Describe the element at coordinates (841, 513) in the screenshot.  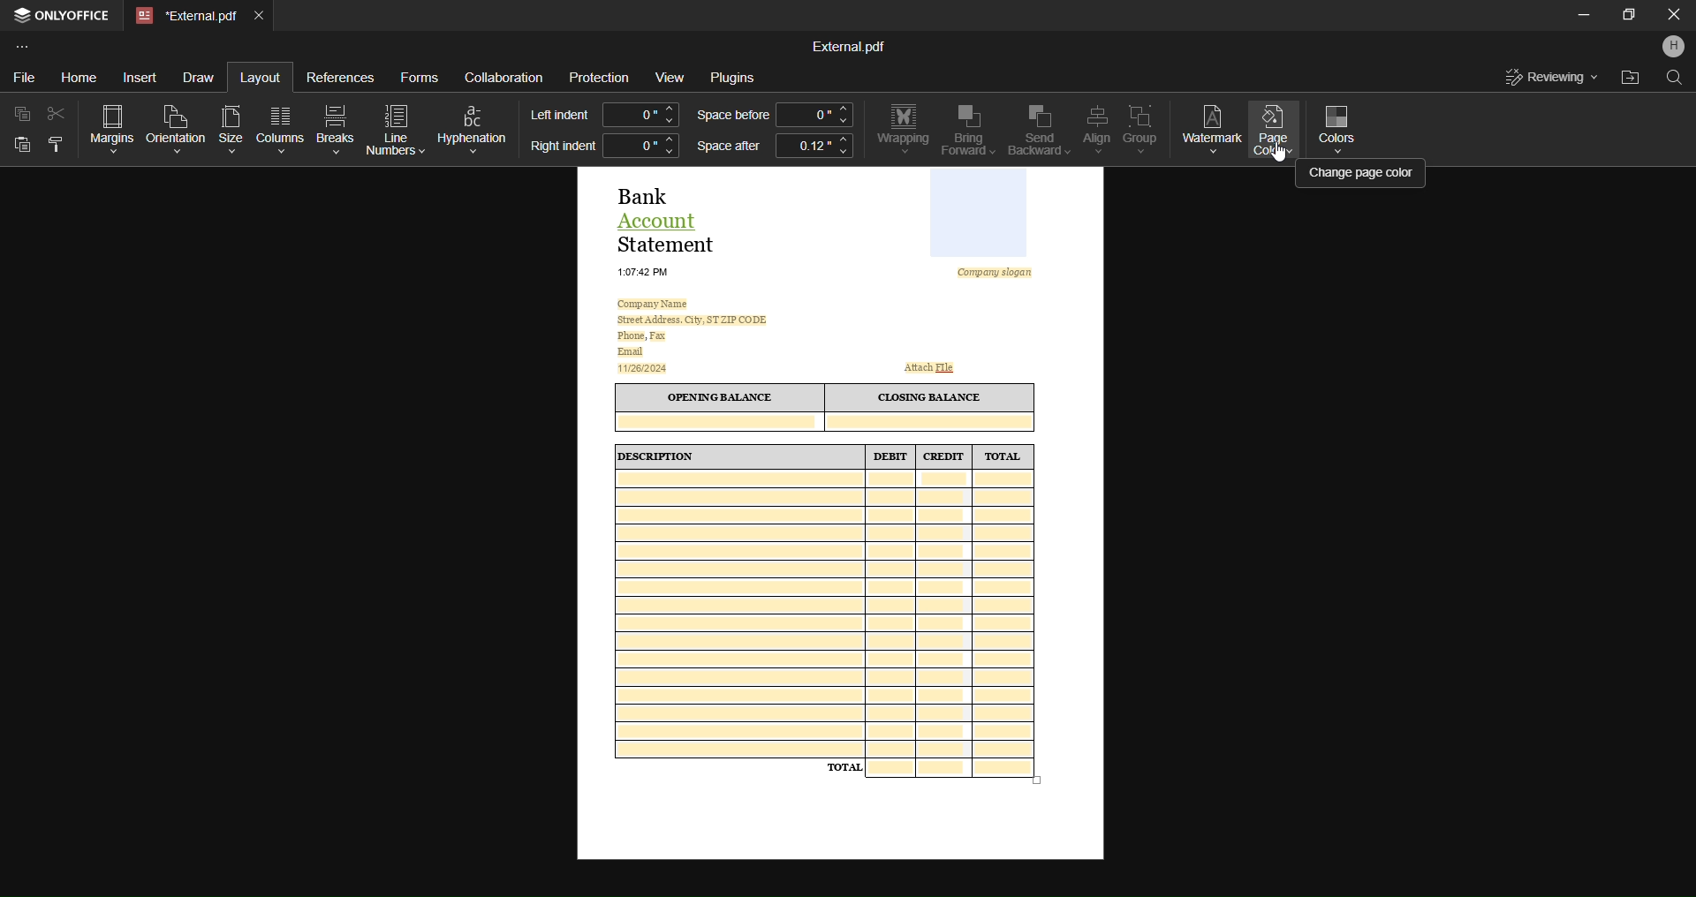
I see `This is a 30 day eviction notice informing tenants that they must either pay overdue rent, correct a lease violation, or vacate the premises due to illegal activity. Failure to comply will result in legal actions.` at that location.